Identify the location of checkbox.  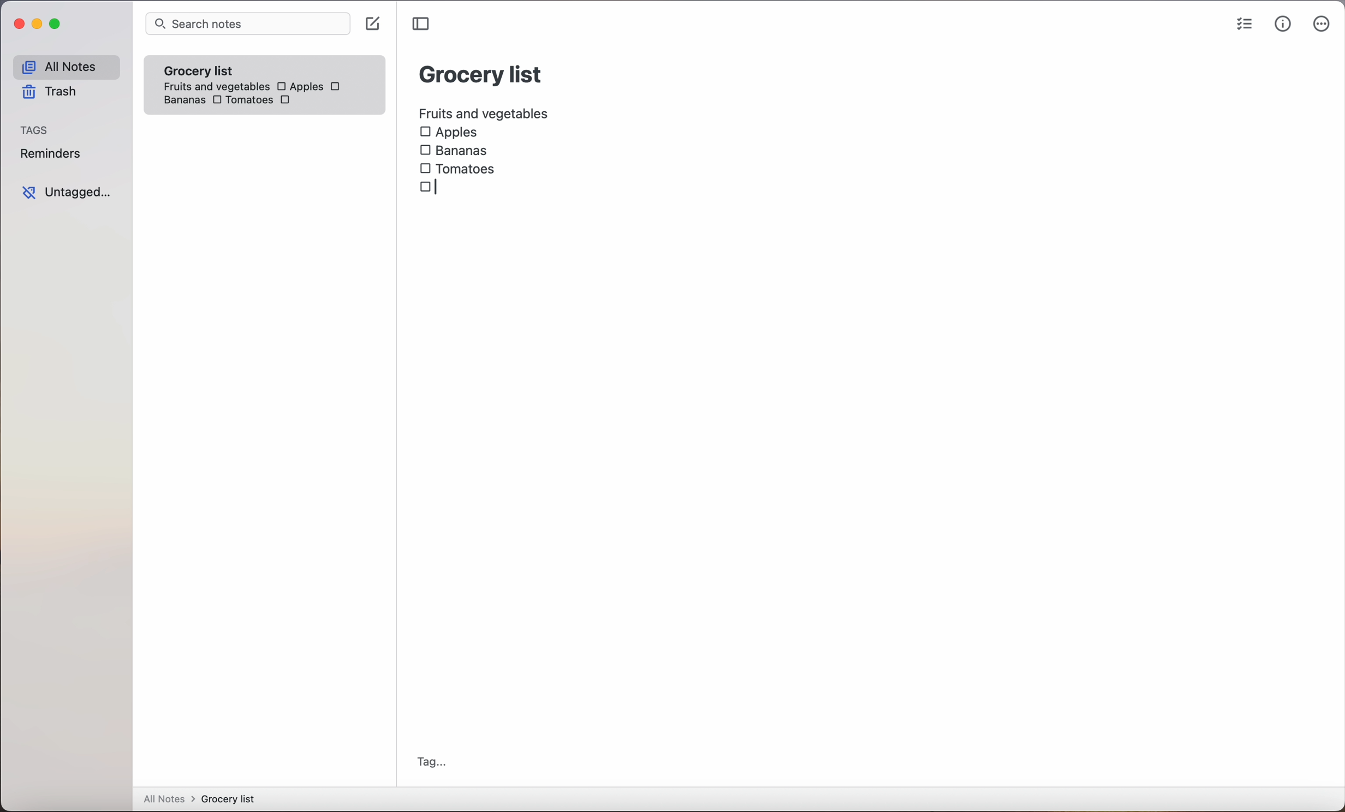
(430, 189).